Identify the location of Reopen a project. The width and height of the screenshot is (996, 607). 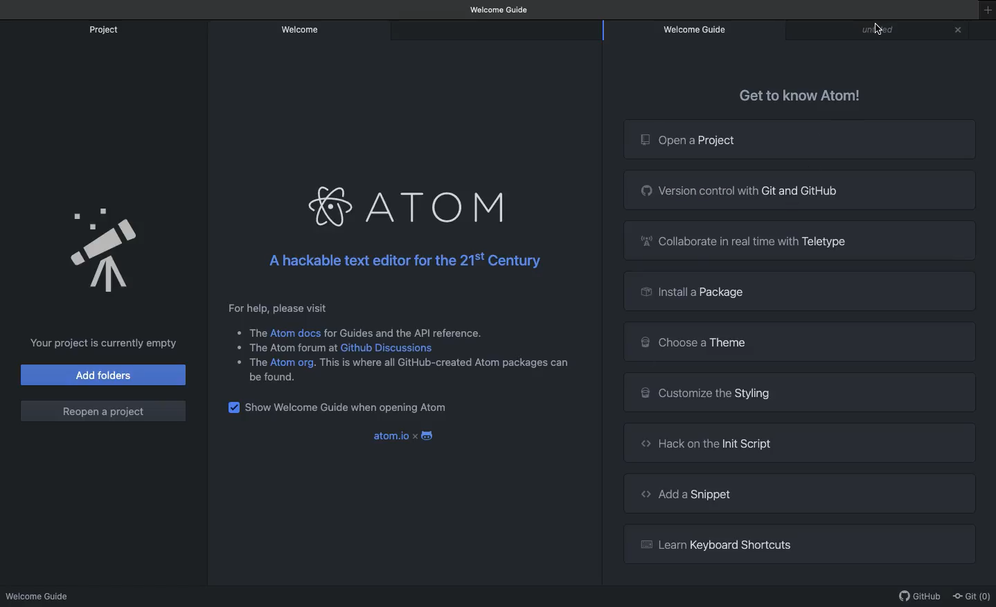
(105, 410).